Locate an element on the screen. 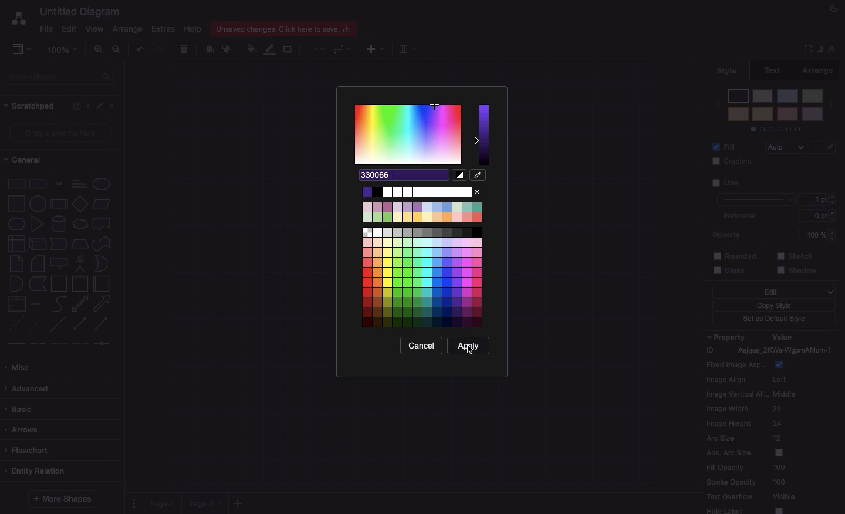 The width and height of the screenshot is (845, 514). Extras is located at coordinates (163, 29).